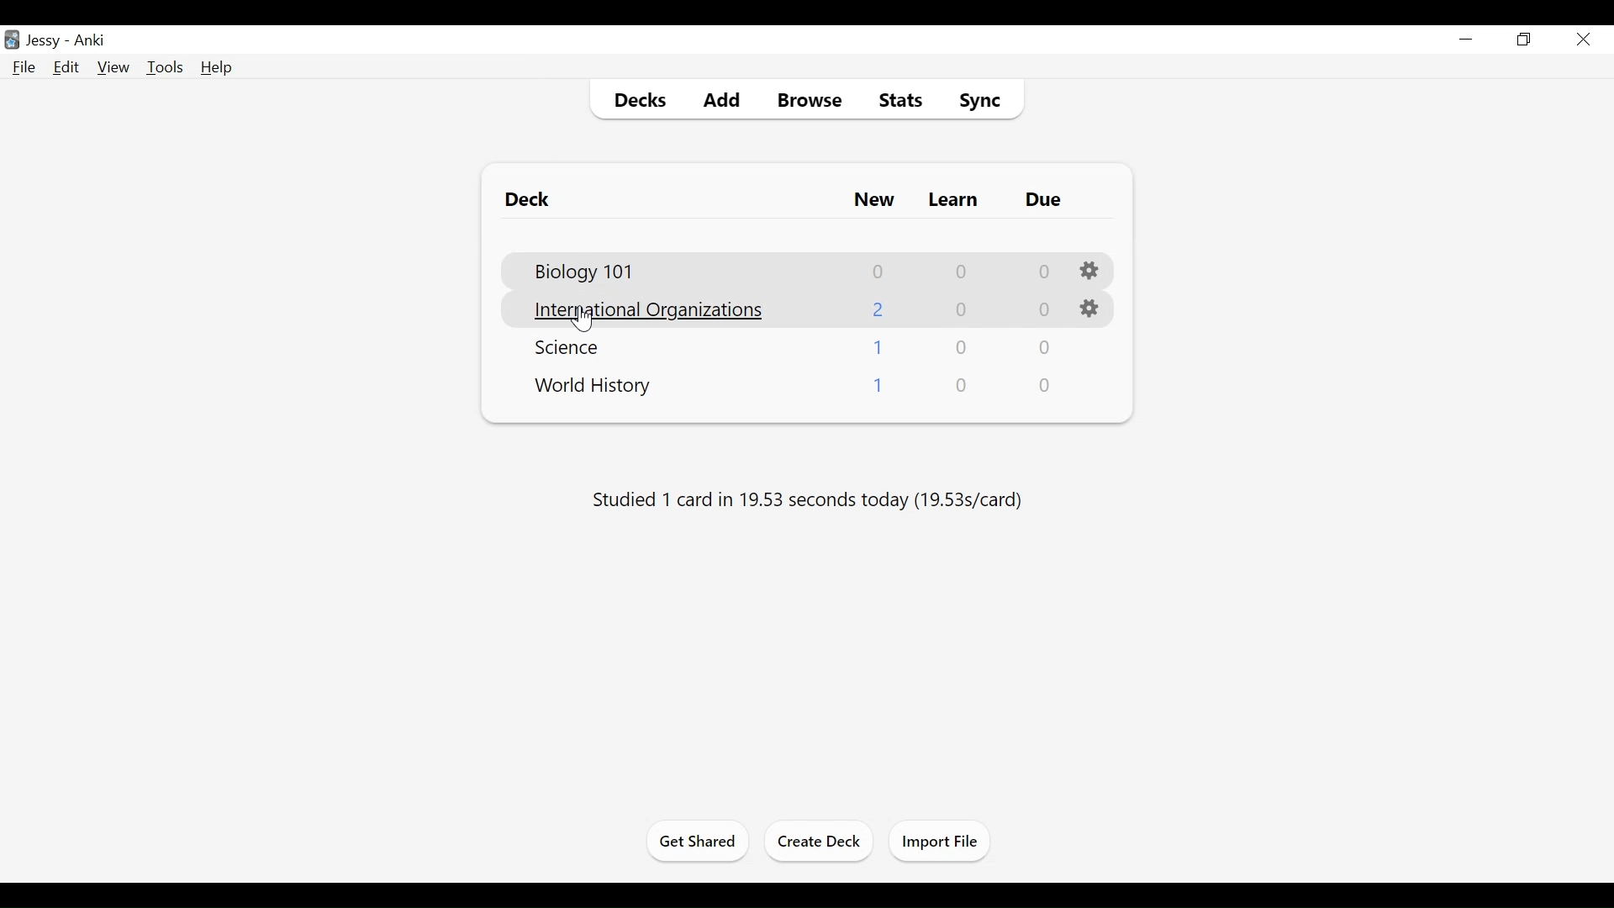  Describe the element at coordinates (68, 68) in the screenshot. I see `Edit` at that location.